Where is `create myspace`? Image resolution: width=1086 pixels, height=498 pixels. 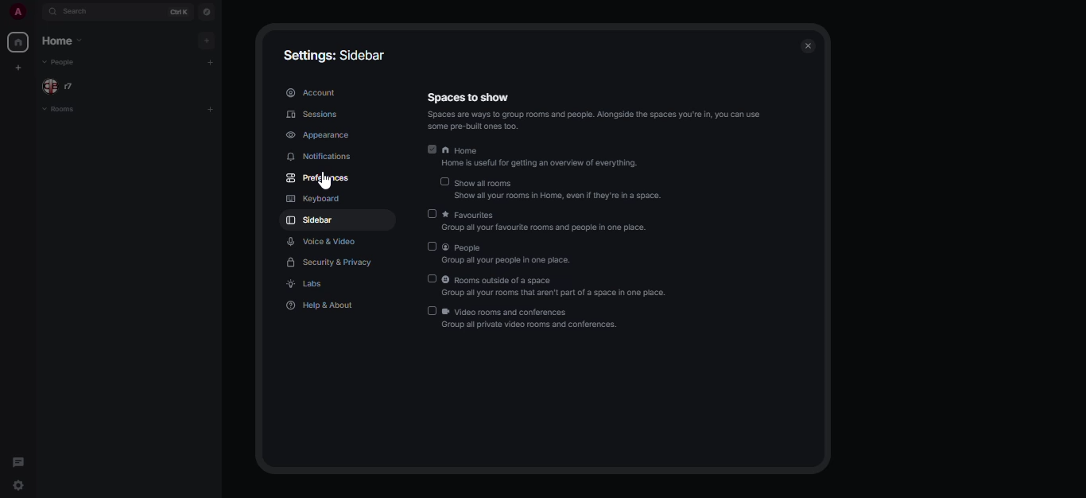 create myspace is located at coordinates (17, 66).